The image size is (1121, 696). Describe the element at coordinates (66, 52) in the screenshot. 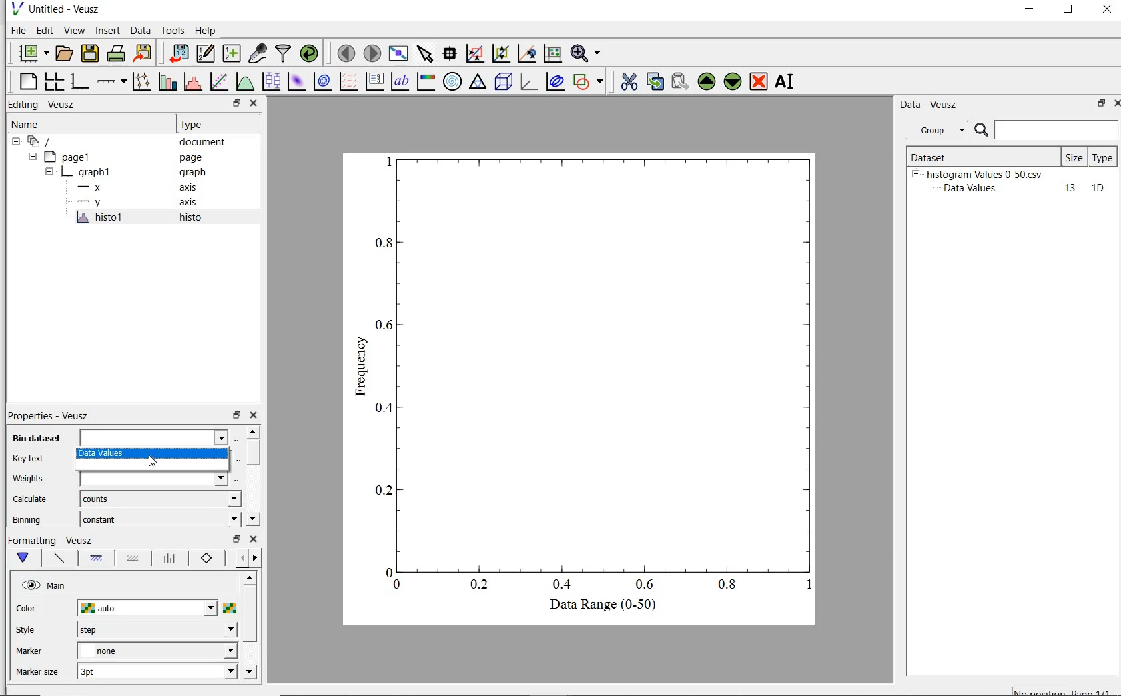

I see `open` at that location.